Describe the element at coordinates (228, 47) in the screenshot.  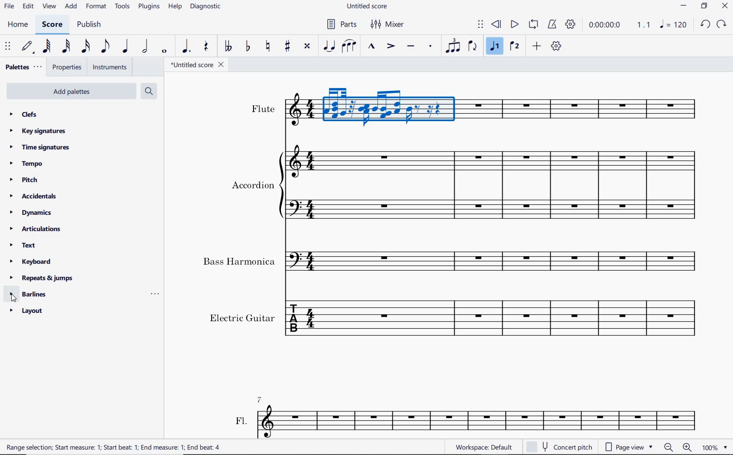
I see `toggle double-flat` at that location.